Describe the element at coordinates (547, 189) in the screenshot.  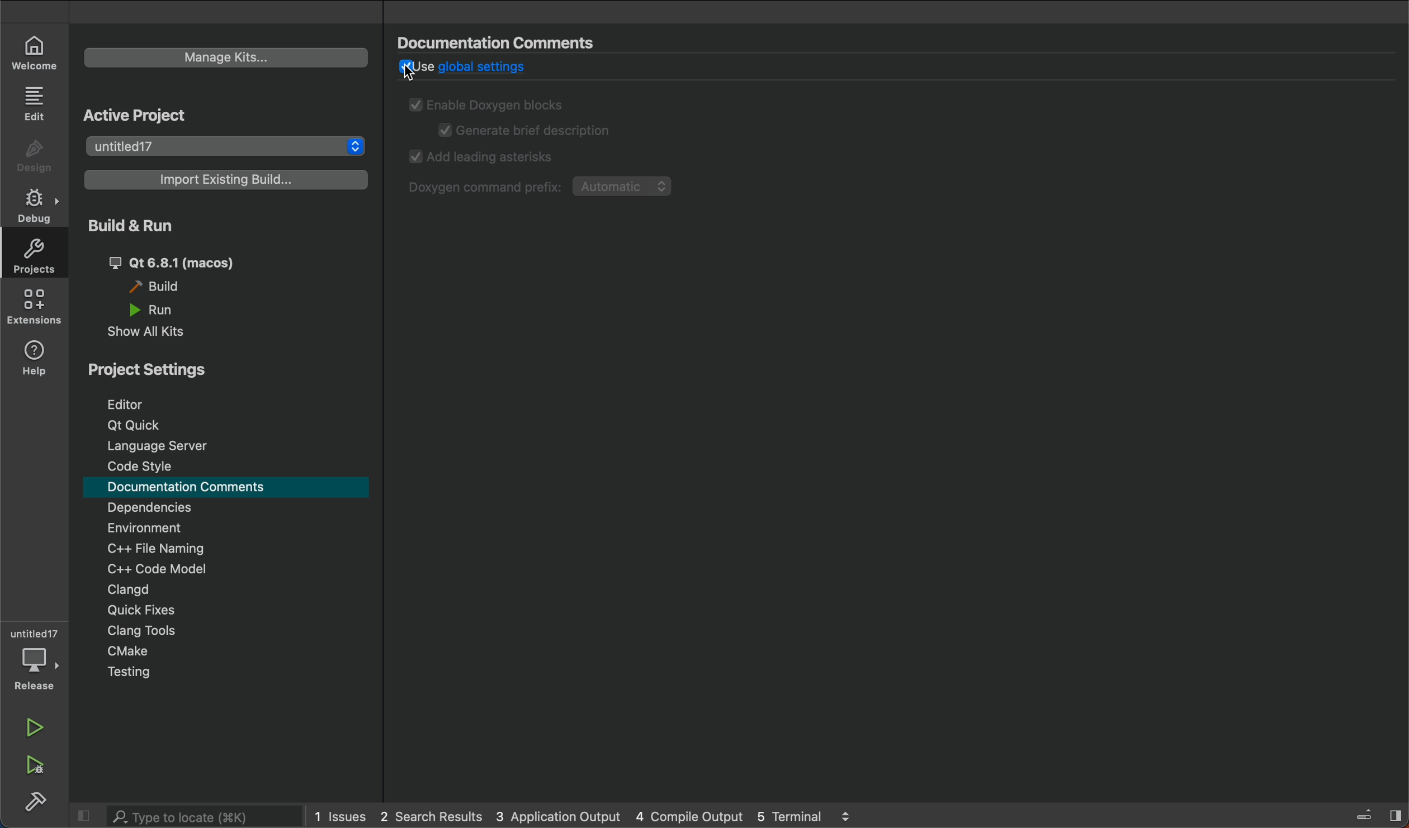
I see `command prefix` at that location.